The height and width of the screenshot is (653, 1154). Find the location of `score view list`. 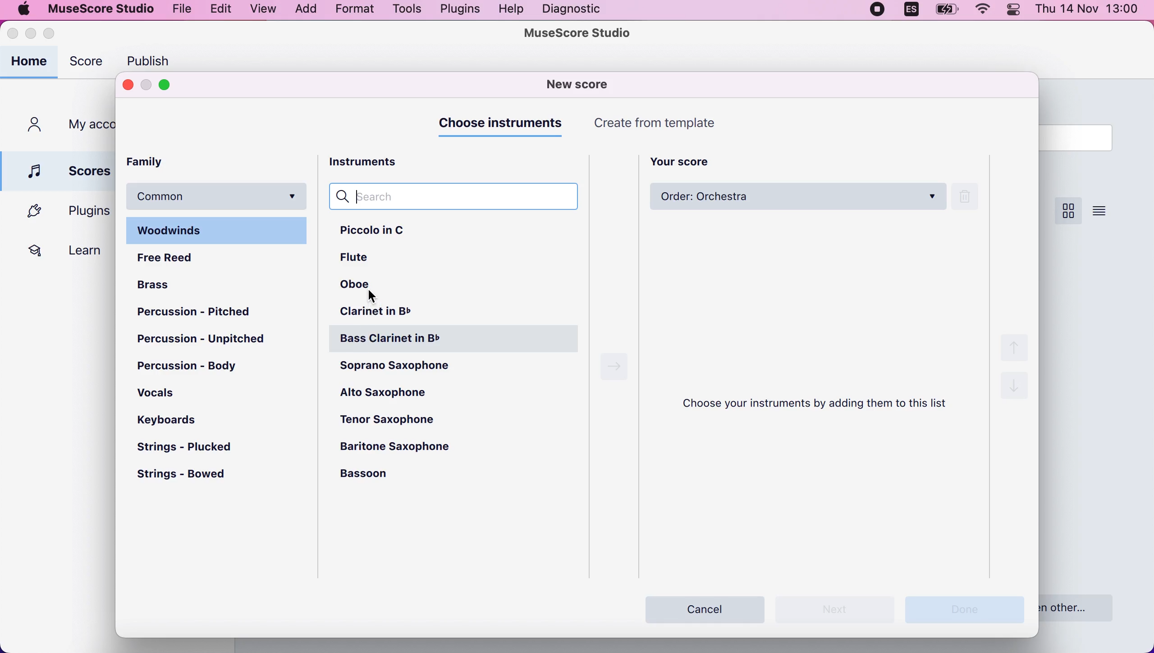

score view list is located at coordinates (1100, 210).